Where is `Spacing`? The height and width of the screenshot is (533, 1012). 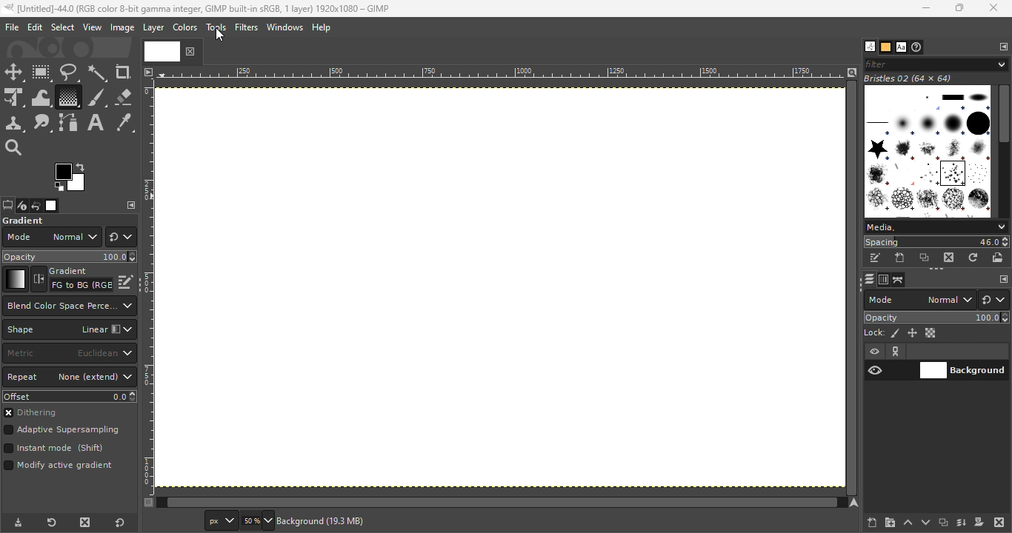 Spacing is located at coordinates (936, 242).